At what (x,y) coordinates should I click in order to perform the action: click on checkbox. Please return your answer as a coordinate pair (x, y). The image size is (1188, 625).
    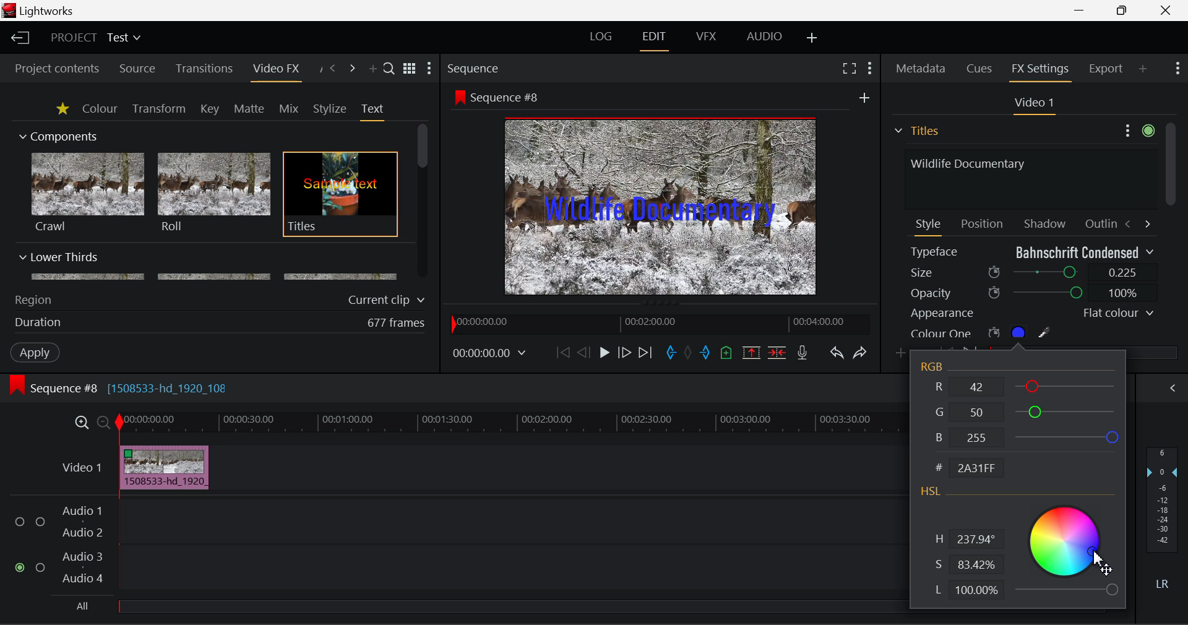
    Looking at the image, I should click on (22, 522).